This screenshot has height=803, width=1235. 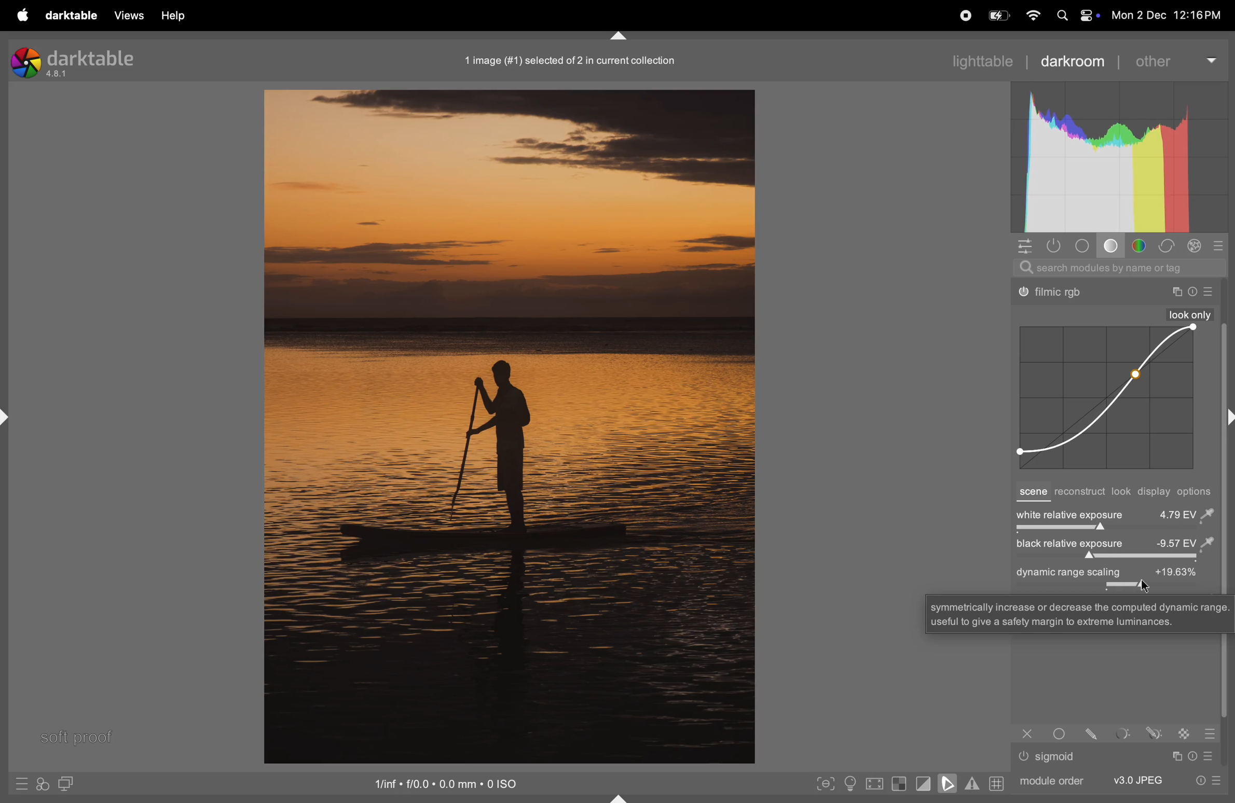 What do you see at coordinates (1095, 733) in the screenshot?
I see `` at bounding box center [1095, 733].